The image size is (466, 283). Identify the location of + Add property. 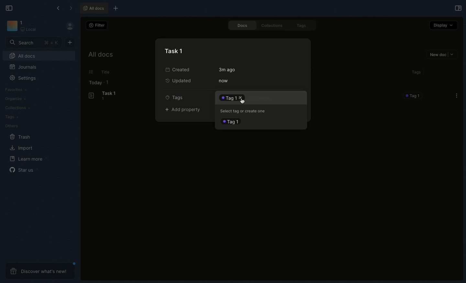
(185, 110).